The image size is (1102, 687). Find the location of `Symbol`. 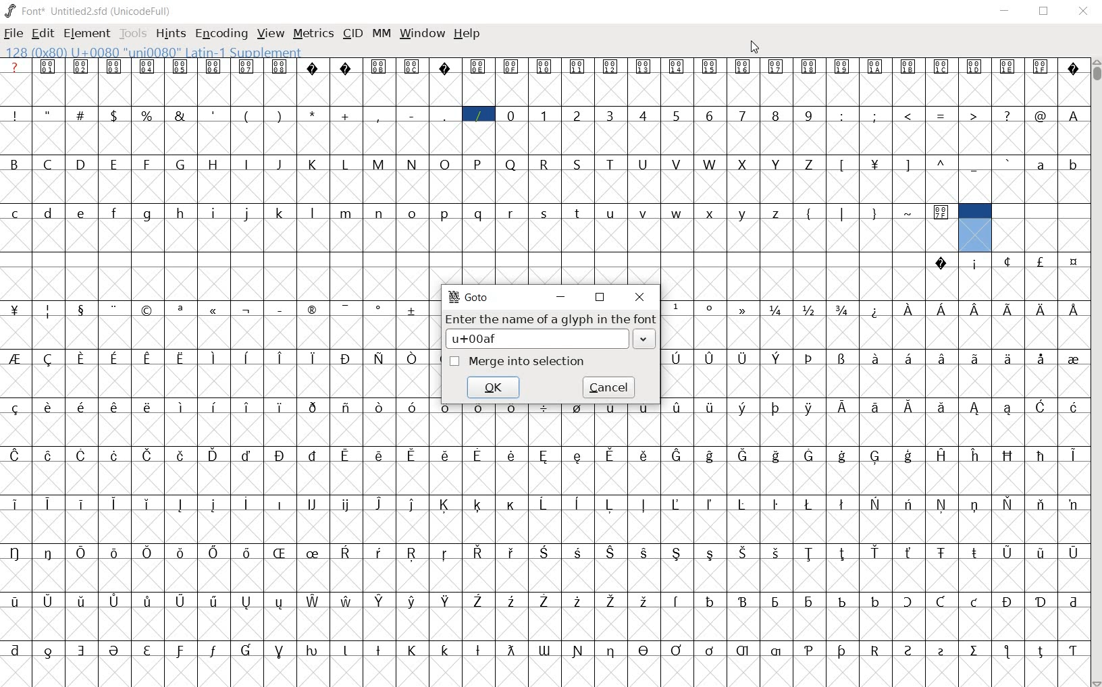

Symbol is located at coordinates (678, 599).